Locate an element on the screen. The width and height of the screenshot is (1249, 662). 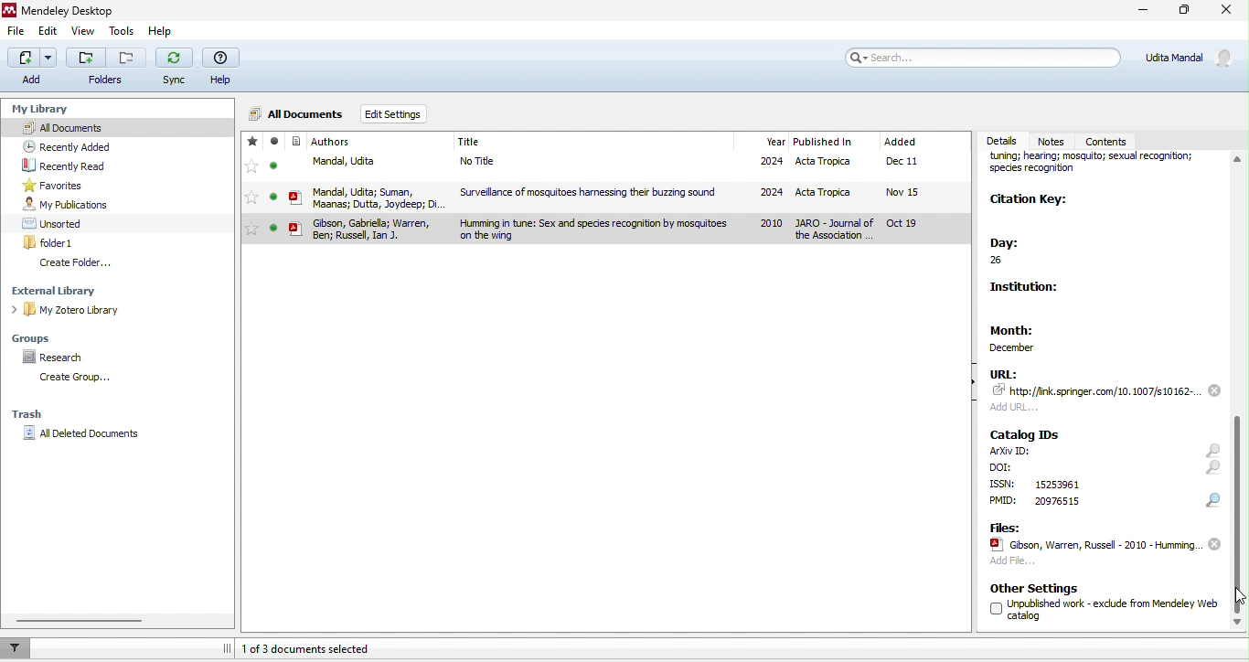
help is located at coordinates (167, 33).